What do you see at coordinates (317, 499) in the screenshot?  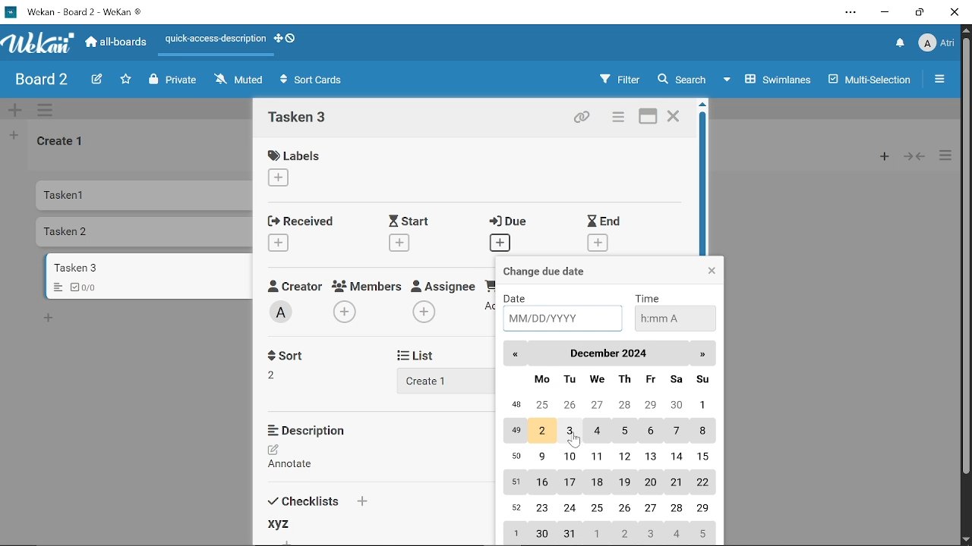 I see `Checklists` at bounding box center [317, 499].